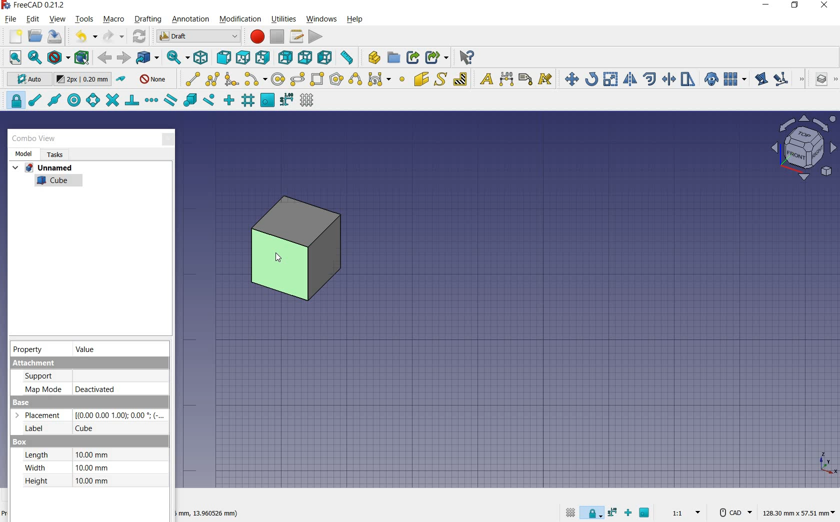 The height and width of the screenshot is (522, 840). What do you see at coordinates (13, 100) in the screenshot?
I see `snap lock` at bounding box center [13, 100].